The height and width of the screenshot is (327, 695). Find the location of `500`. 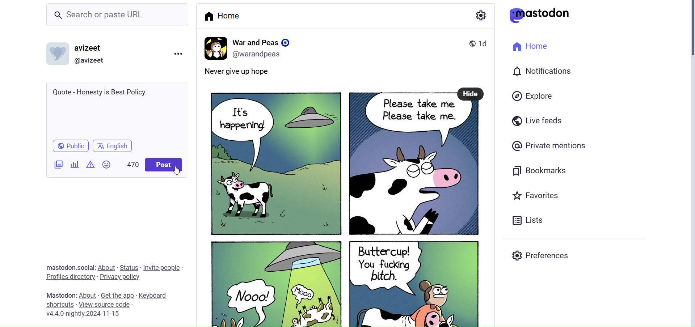

500 is located at coordinates (130, 162).